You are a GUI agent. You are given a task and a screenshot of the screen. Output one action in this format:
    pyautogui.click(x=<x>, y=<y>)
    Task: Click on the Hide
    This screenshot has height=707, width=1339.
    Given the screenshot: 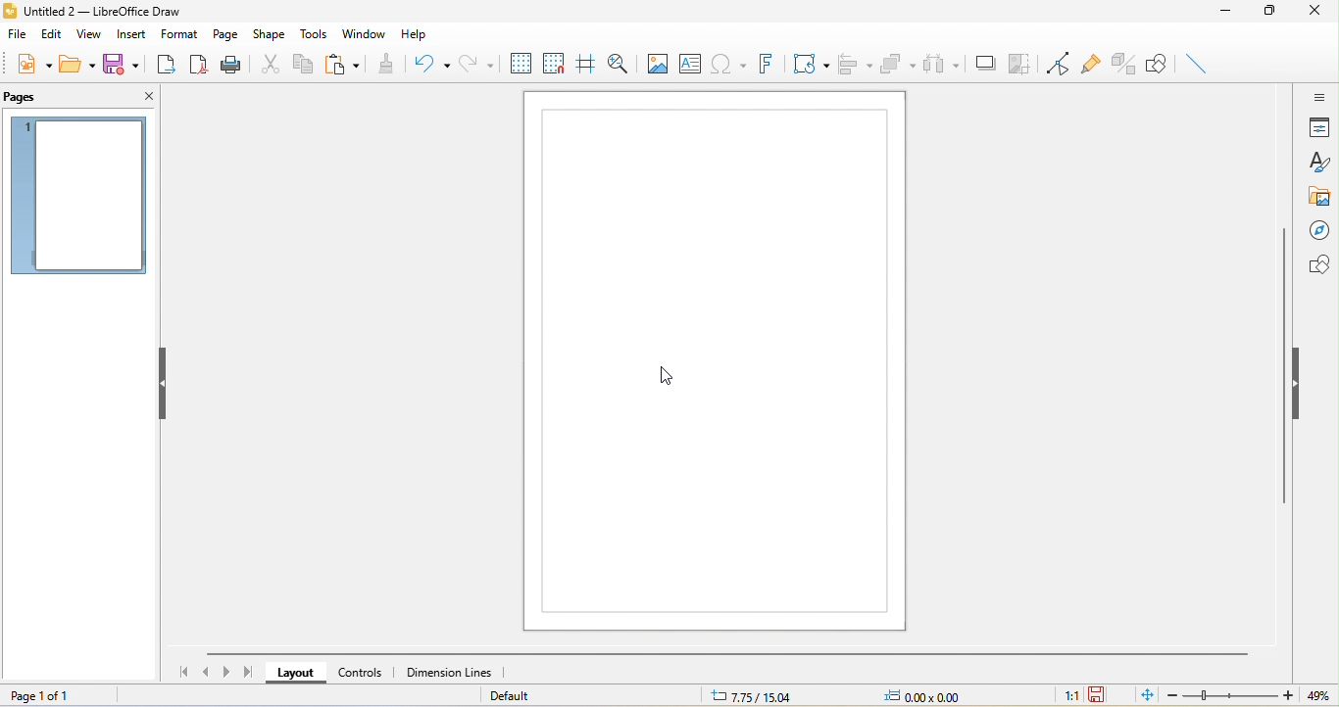 What is the action you would take?
    pyautogui.click(x=169, y=384)
    